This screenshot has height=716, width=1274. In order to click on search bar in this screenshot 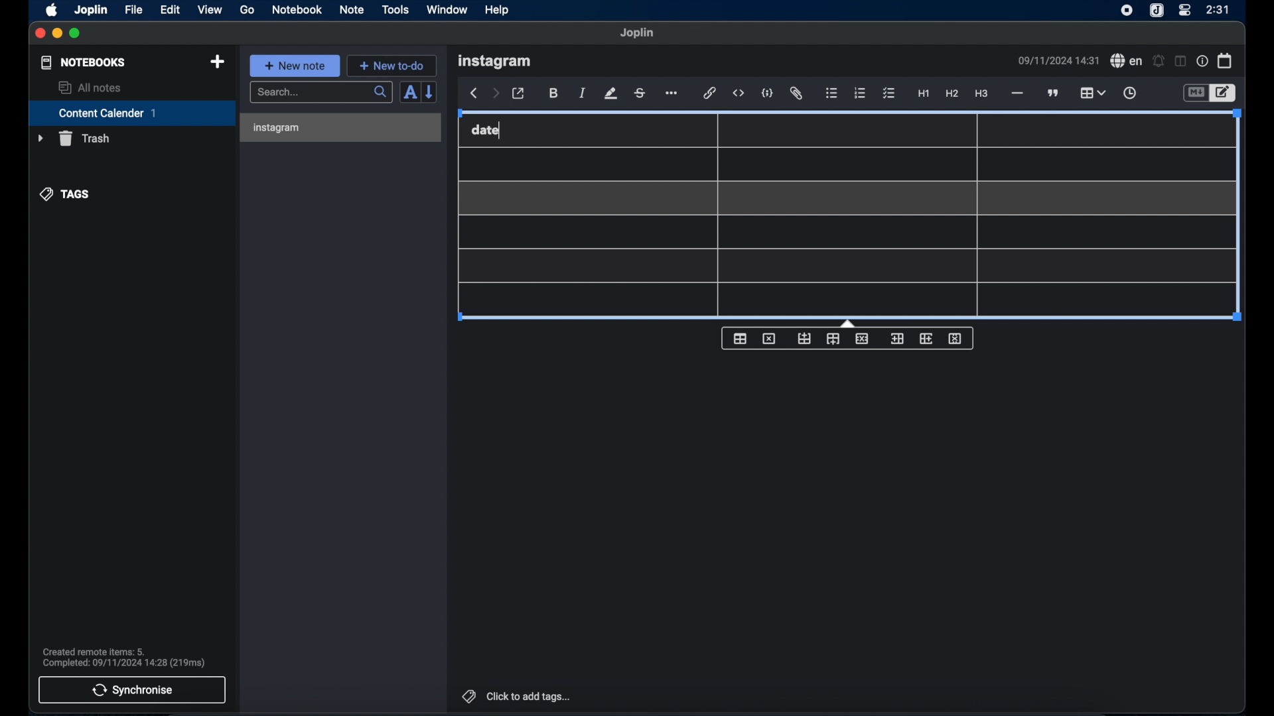, I will do `click(322, 93)`.